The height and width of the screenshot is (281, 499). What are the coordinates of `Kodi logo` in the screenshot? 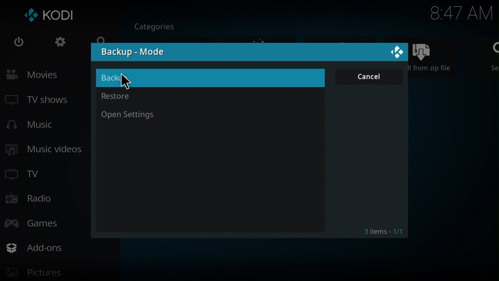 It's located at (50, 16).